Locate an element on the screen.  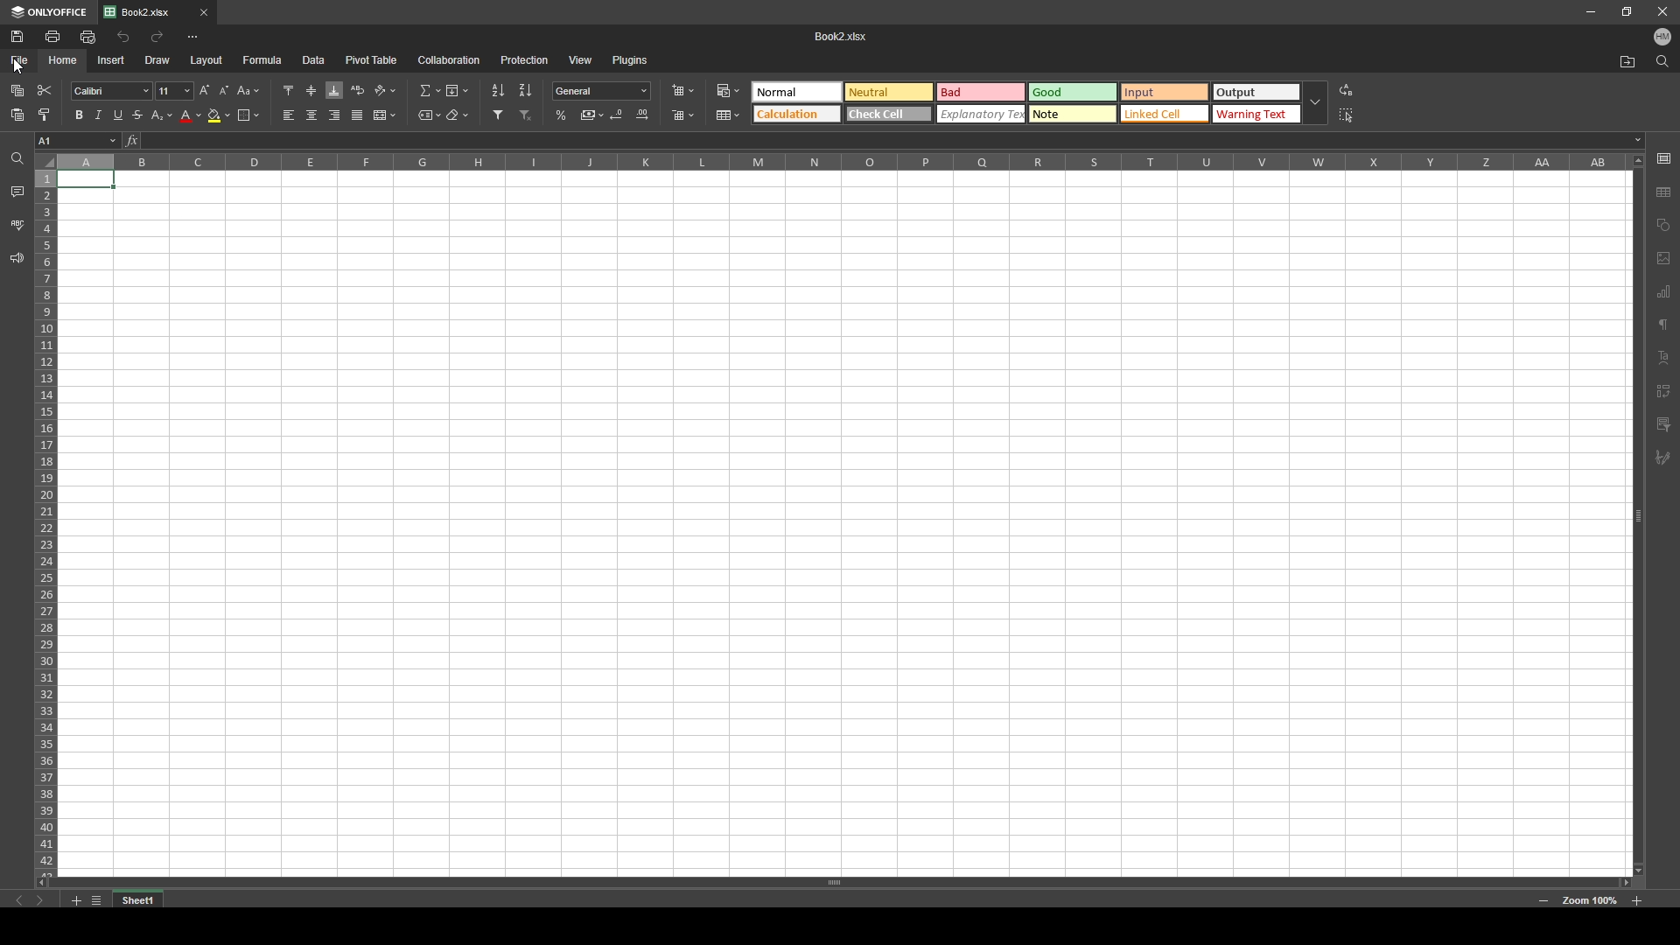
tool brush is located at coordinates (1663, 458).